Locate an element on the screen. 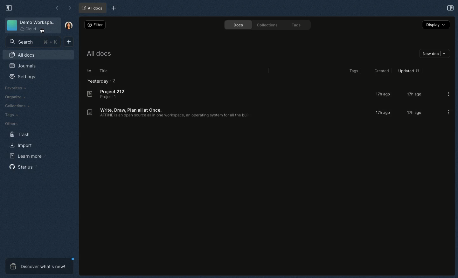  Settings is located at coordinates (23, 76).